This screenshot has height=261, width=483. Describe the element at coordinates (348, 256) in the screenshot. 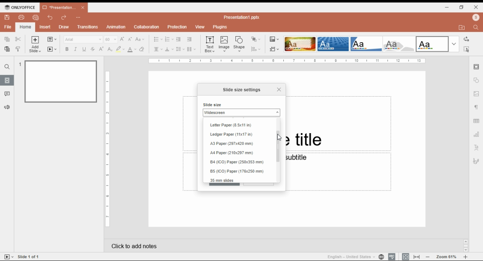

I see `English - United States` at that location.